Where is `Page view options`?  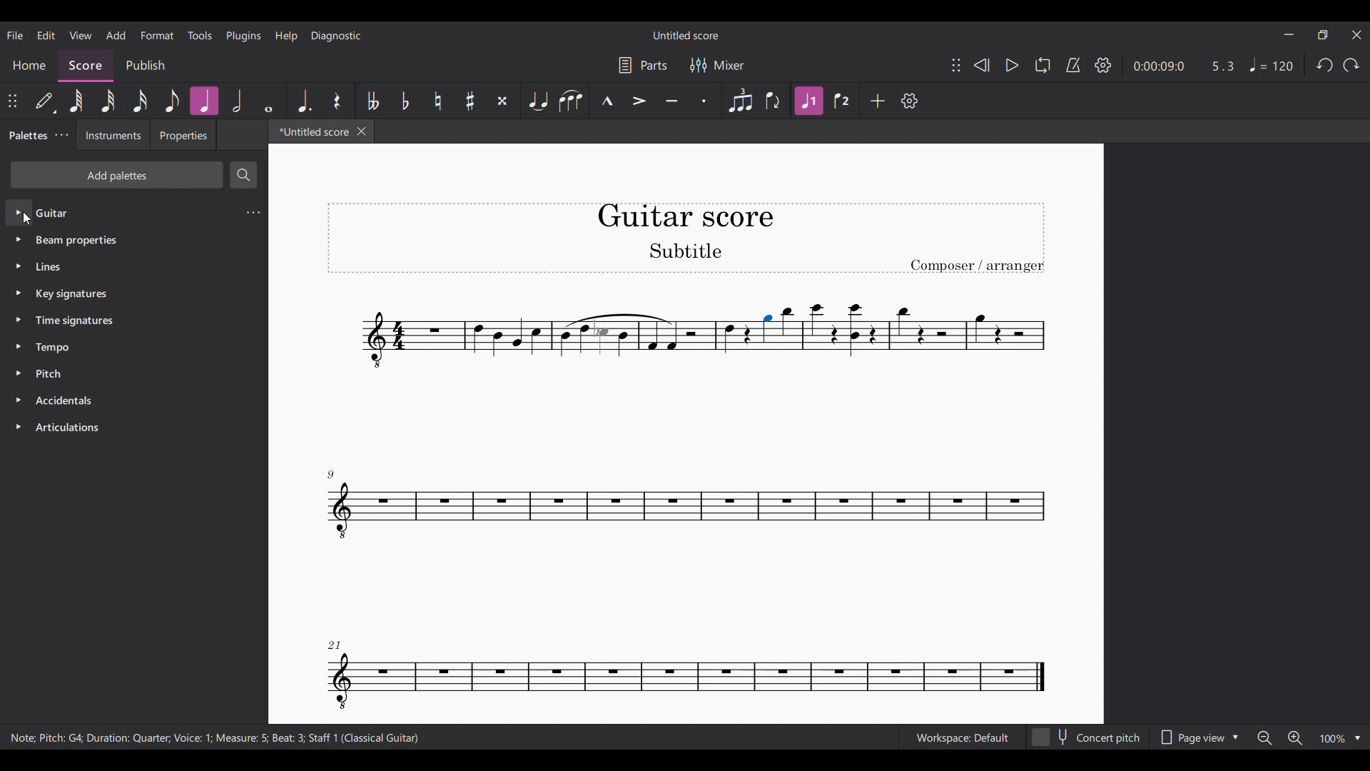 Page view options is located at coordinates (1199, 737).